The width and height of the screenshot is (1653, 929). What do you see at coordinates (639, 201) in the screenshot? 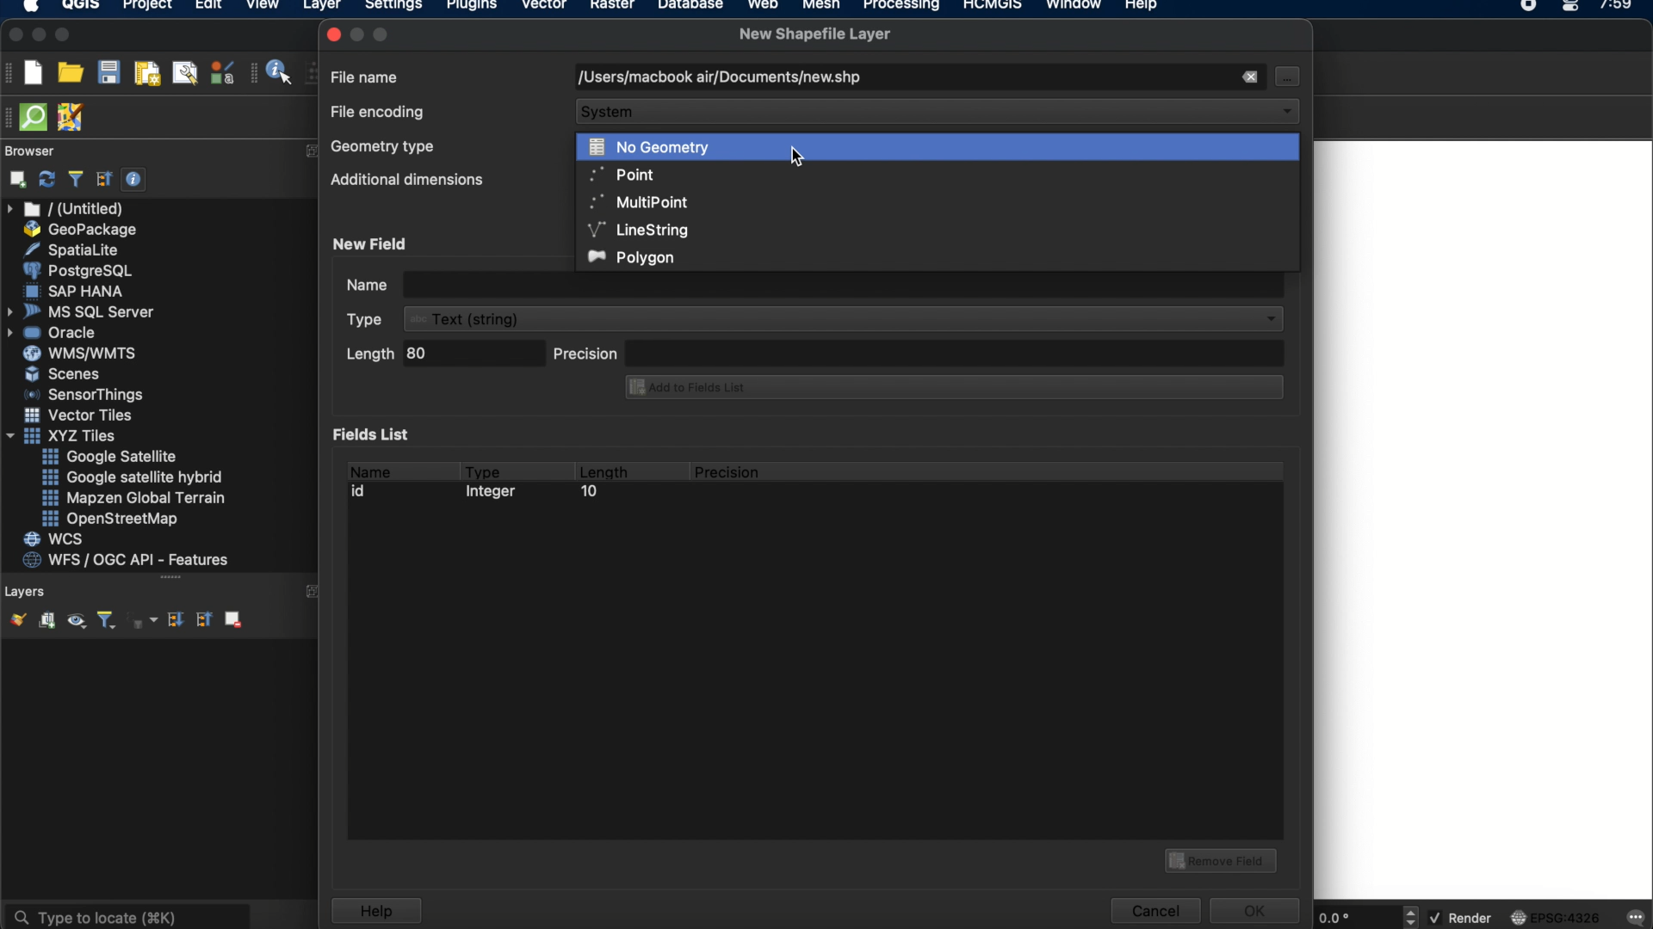
I see `multipoint` at bounding box center [639, 201].